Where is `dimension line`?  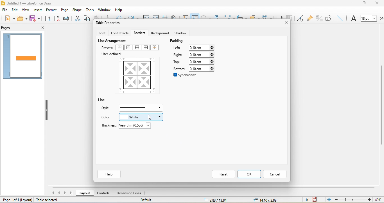 dimension line is located at coordinates (128, 193).